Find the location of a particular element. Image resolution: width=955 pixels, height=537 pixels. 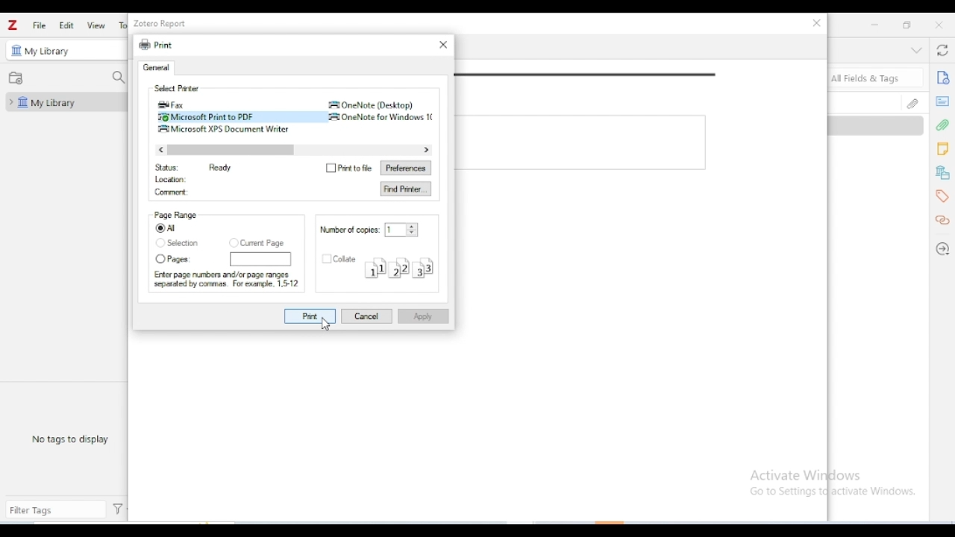

page numbers input is located at coordinates (262, 260).